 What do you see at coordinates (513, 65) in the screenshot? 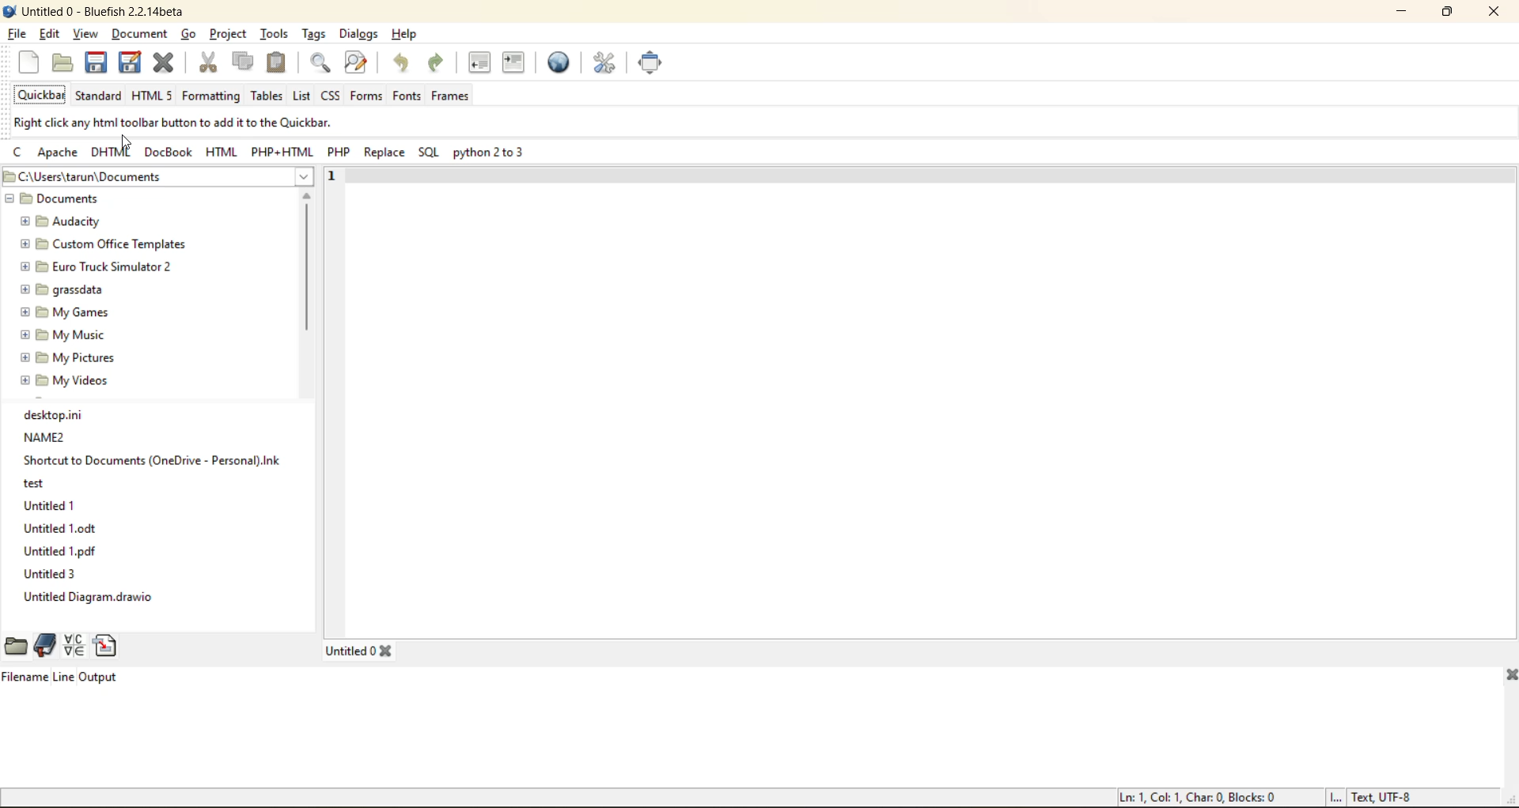
I see `indent` at bounding box center [513, 65].